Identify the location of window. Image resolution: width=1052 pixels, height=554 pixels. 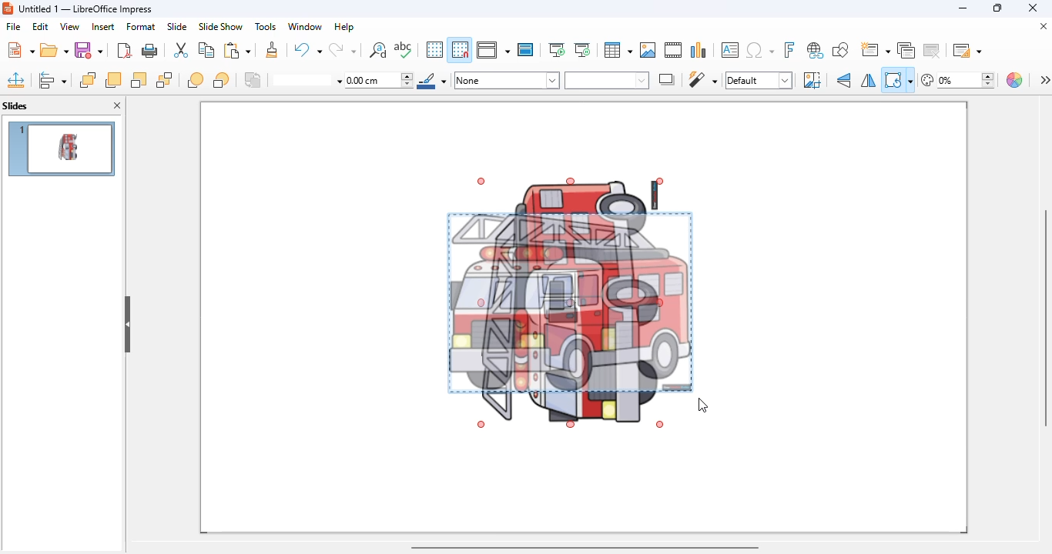
(306, 26).